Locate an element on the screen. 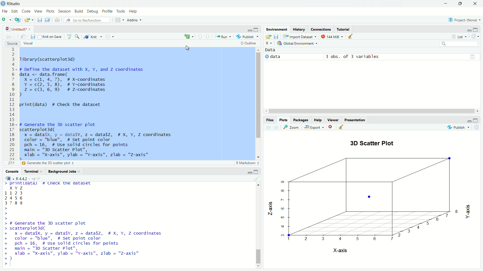 The width and height of the screenshot is (483, 271). source is located at coordinates (10, 44).